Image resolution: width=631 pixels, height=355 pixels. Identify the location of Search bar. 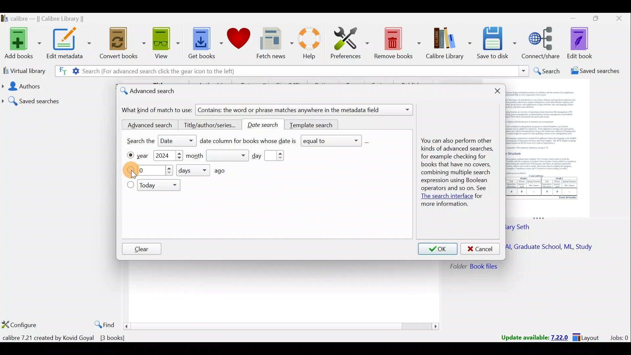
(383, 71).